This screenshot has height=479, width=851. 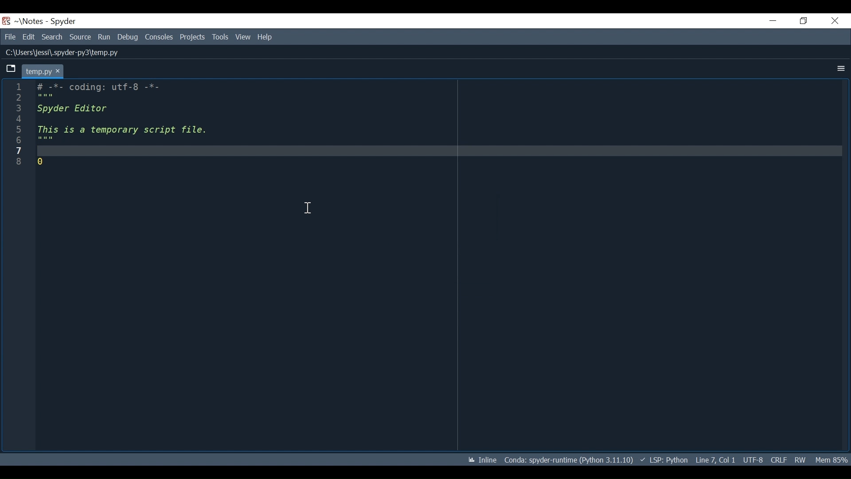 What do you see at coordinates (80, 37) in the screenshot?
I see `Source` at bounding box center [80, 37].